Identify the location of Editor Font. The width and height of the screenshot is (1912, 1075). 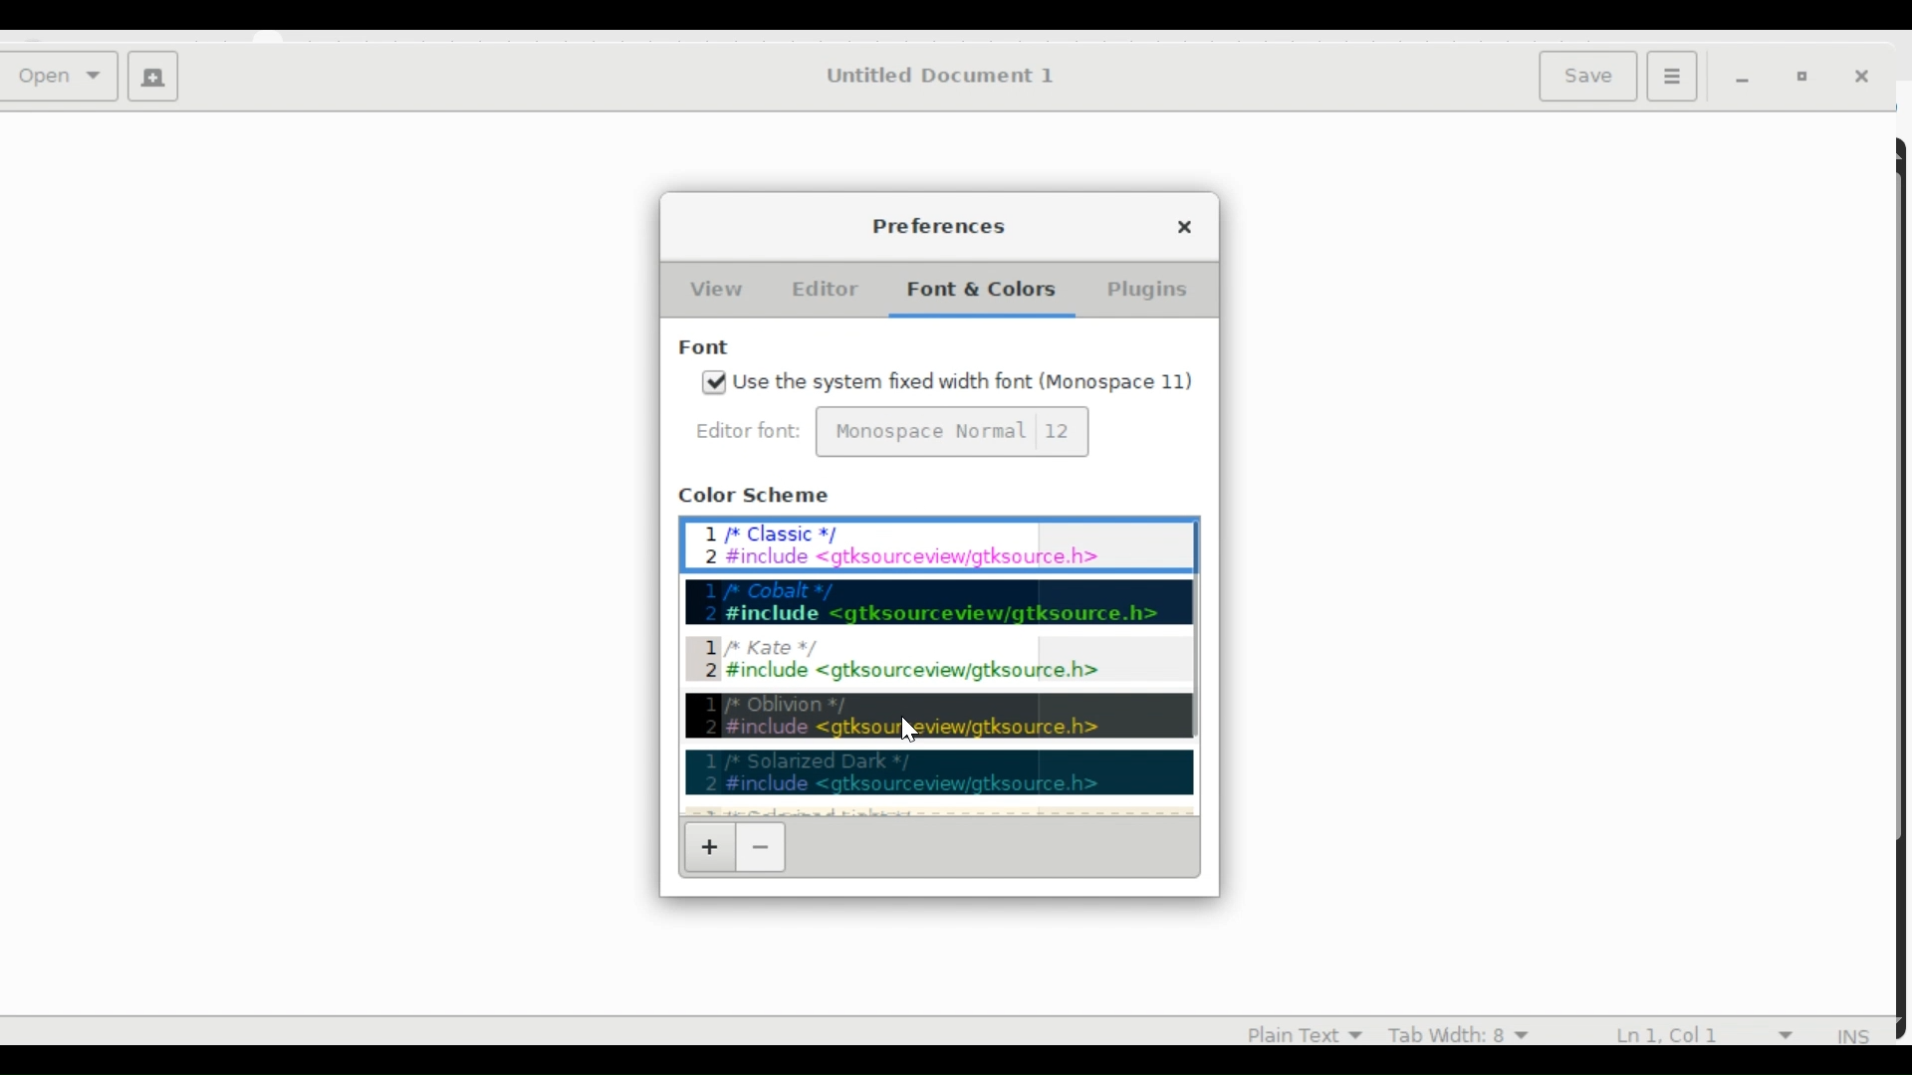
(751, 430).